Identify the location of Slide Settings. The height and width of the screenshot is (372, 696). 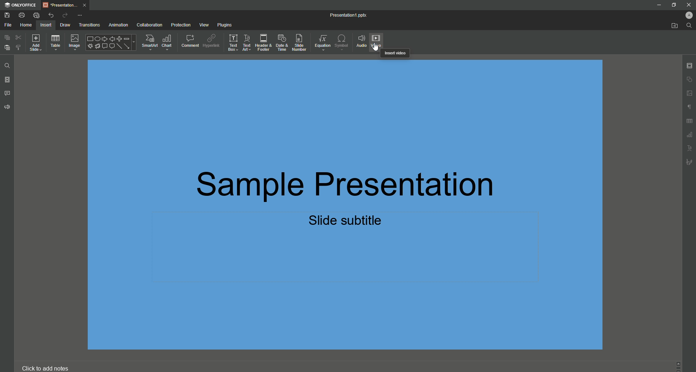
(688, 64).